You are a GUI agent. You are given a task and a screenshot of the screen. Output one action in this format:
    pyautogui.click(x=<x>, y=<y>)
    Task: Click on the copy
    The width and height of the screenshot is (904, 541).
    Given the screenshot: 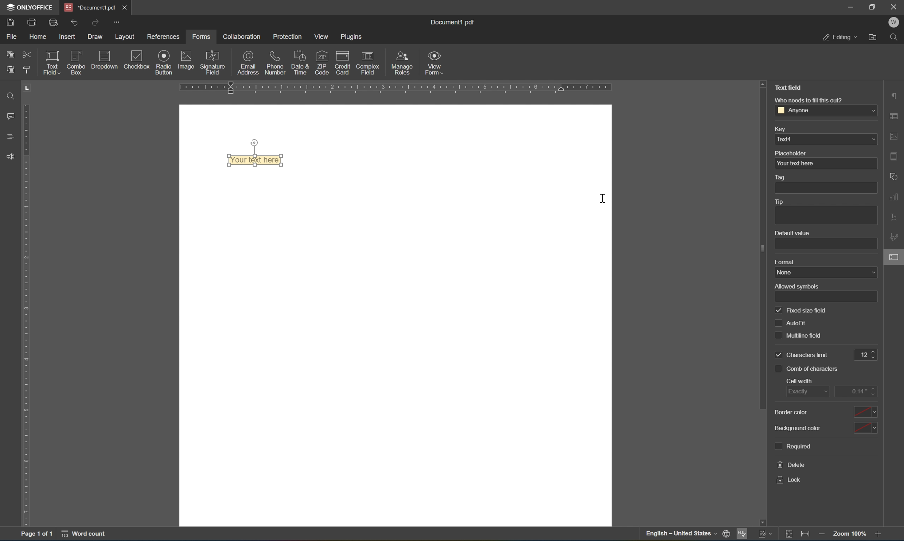 What is the action you would take?
    pyautogui.click(x=10, y=55)
    